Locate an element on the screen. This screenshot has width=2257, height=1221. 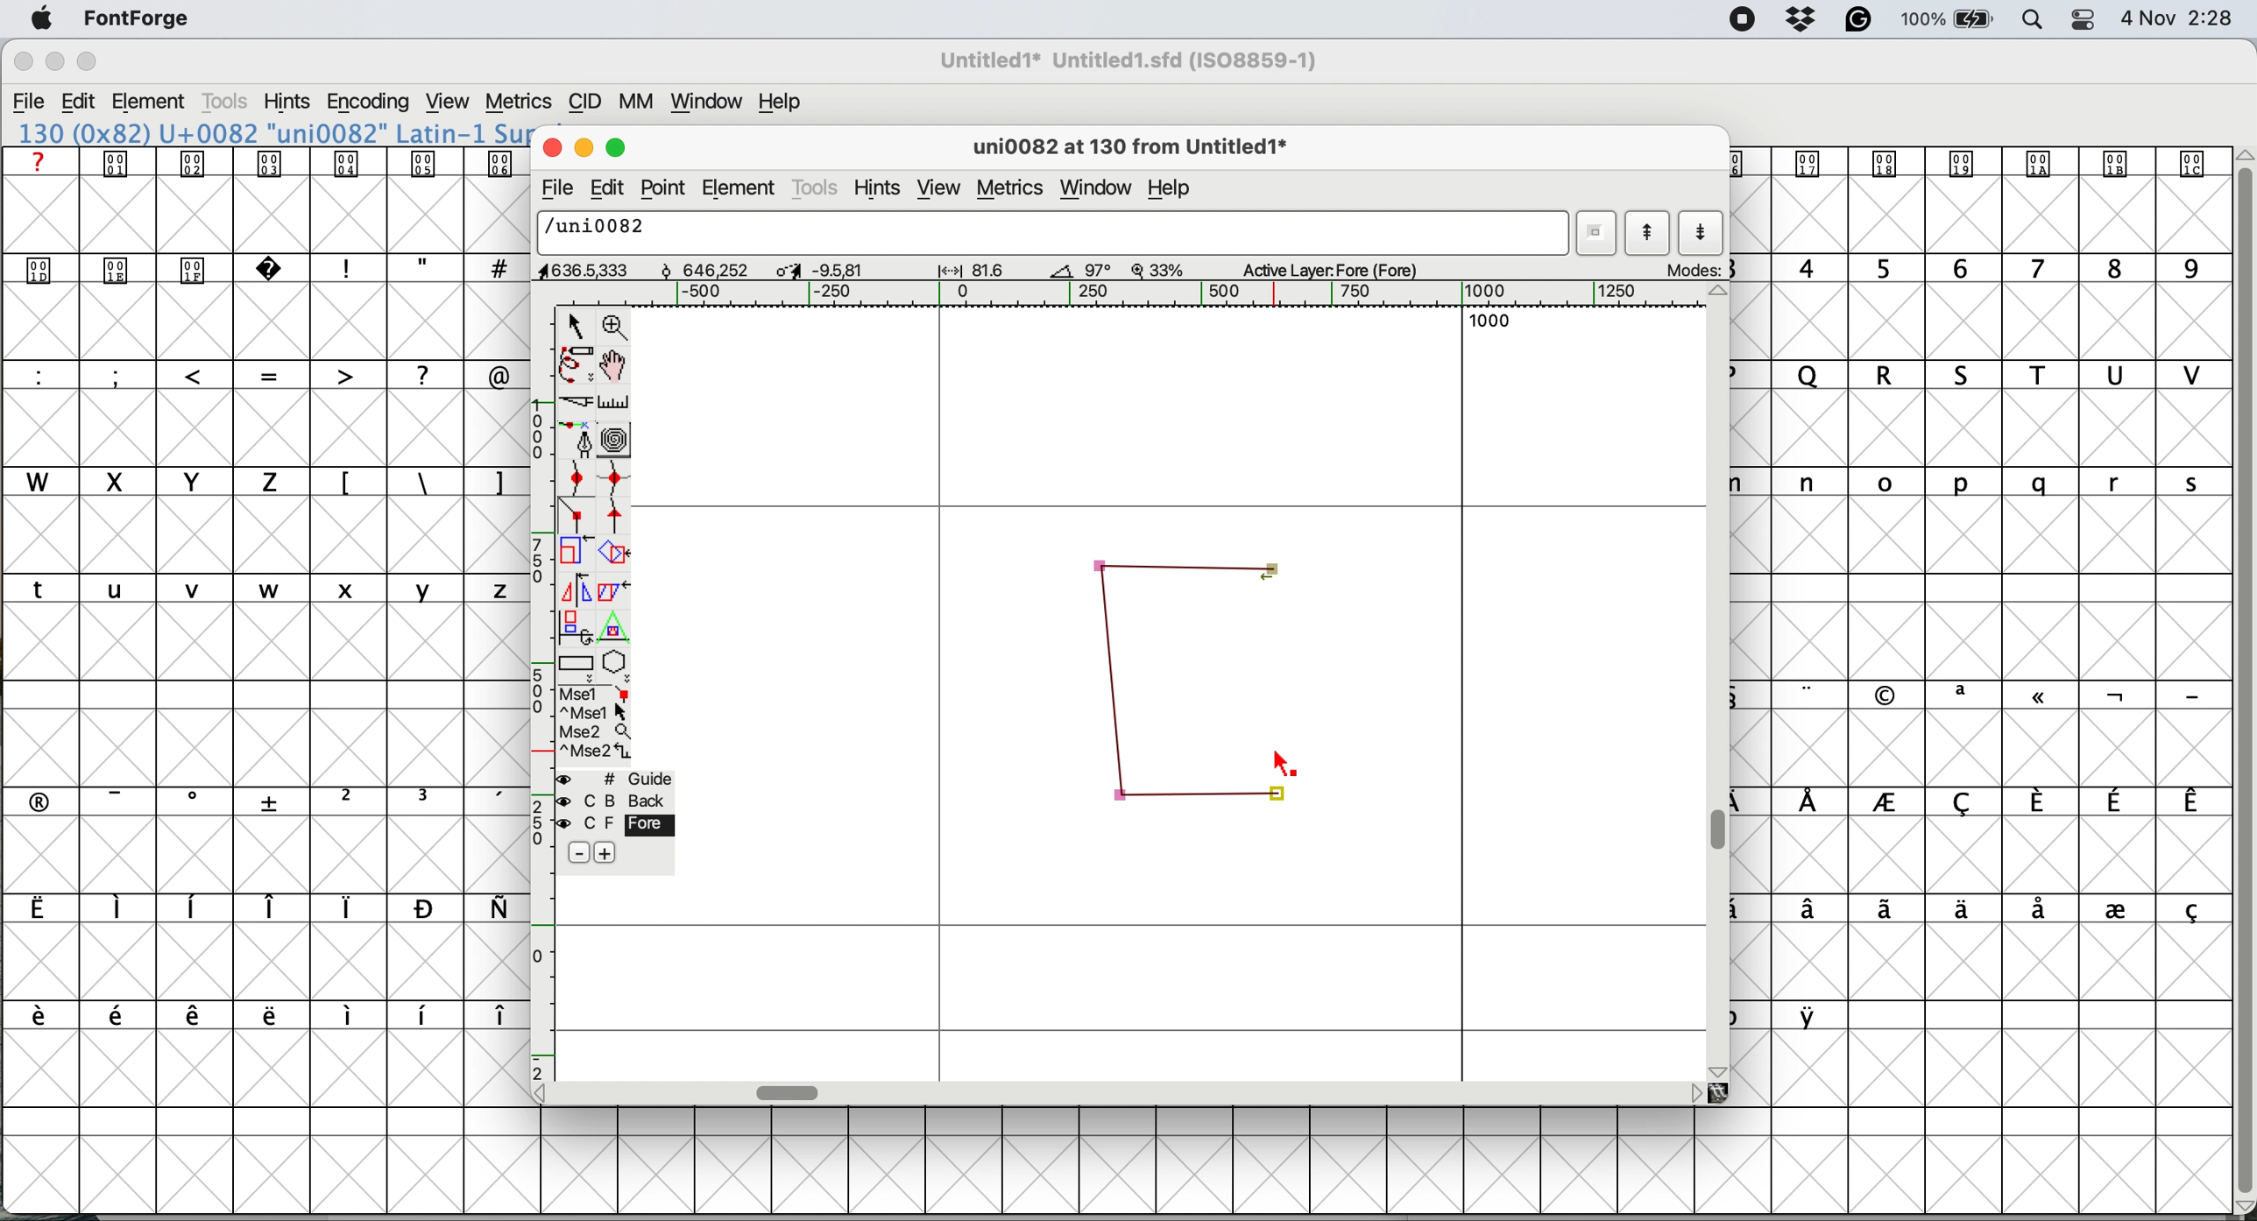
vertical scroll bar is located at coordinates (2241, 674).